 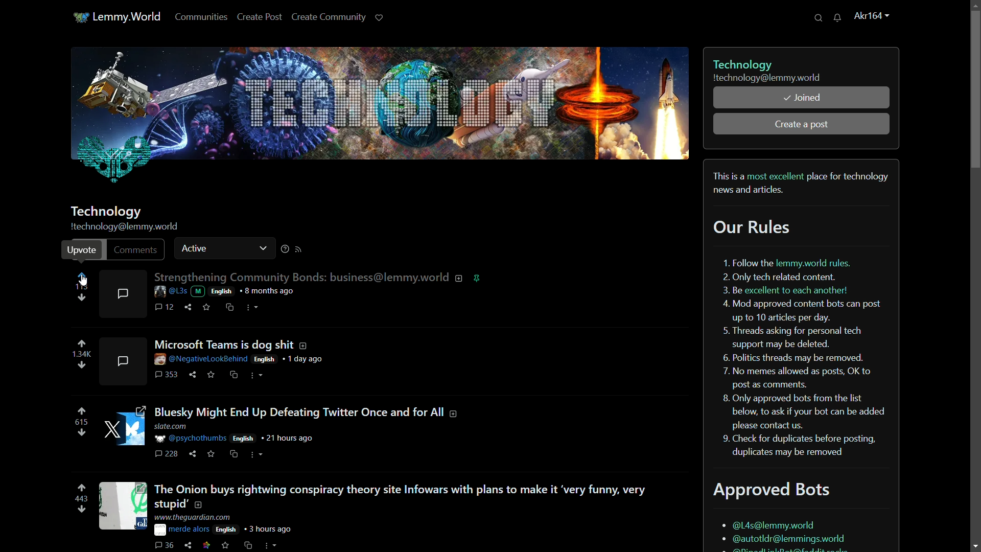 What do you see at coordinates (136, 250) in the screenshot?
I see `comments` at bounding box center [136, 250].